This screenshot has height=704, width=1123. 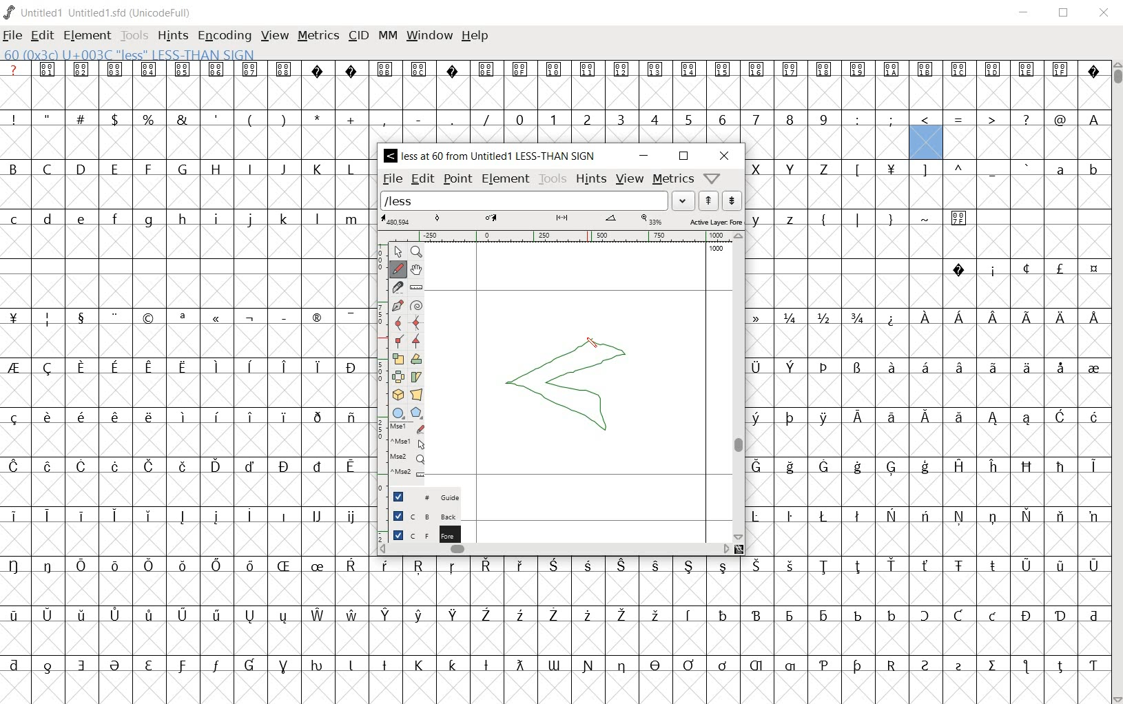 I want to click on rotate the selection in 3D and project back to plane, so click(x=398, y=395).